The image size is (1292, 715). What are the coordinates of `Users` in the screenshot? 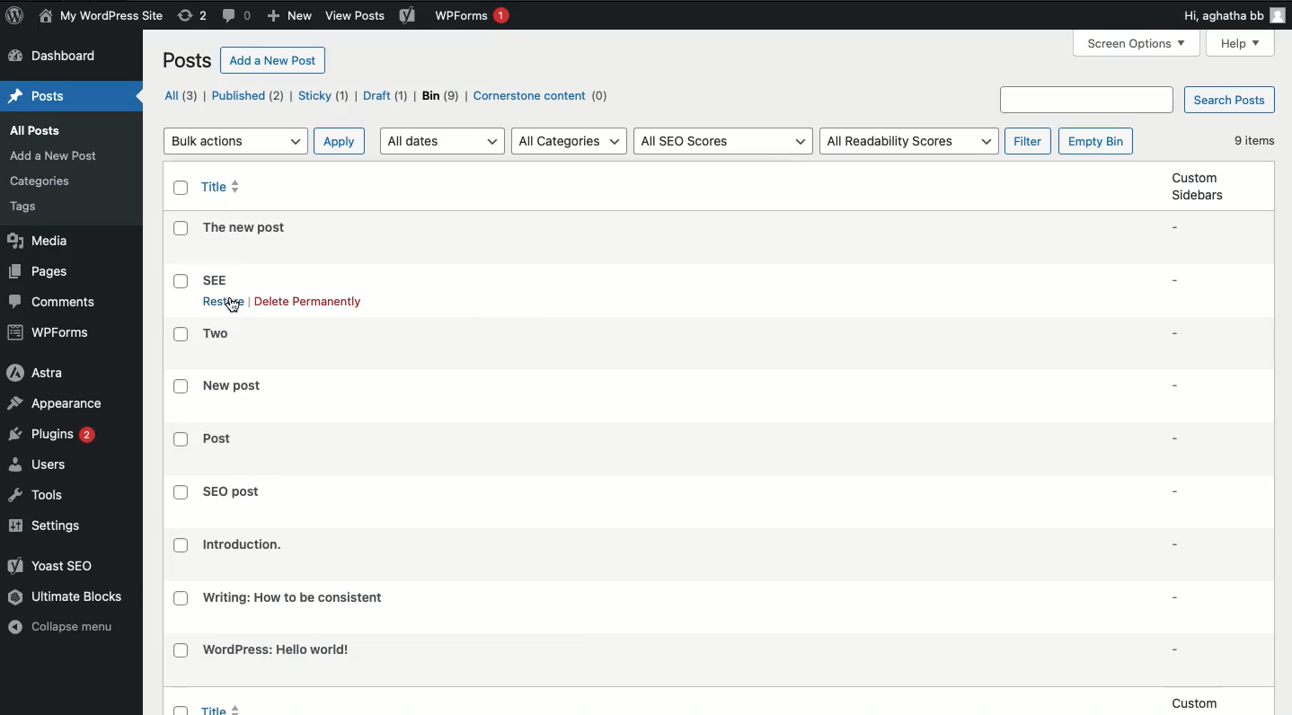 It's located at (40, 465).